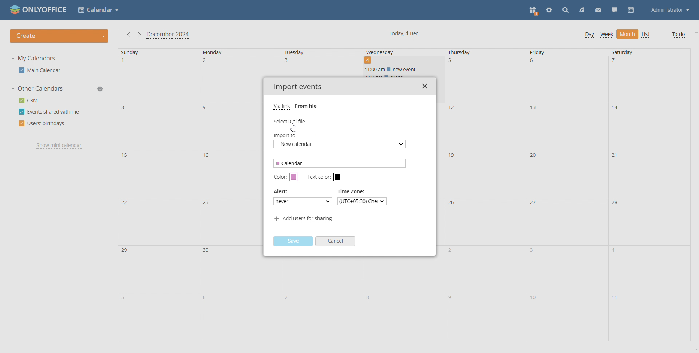 This screenshot has width=699, height=353. What do you see at coordinates (301, 201) in the screenshot?
I see `alert type` at bounding box center [301, 201].